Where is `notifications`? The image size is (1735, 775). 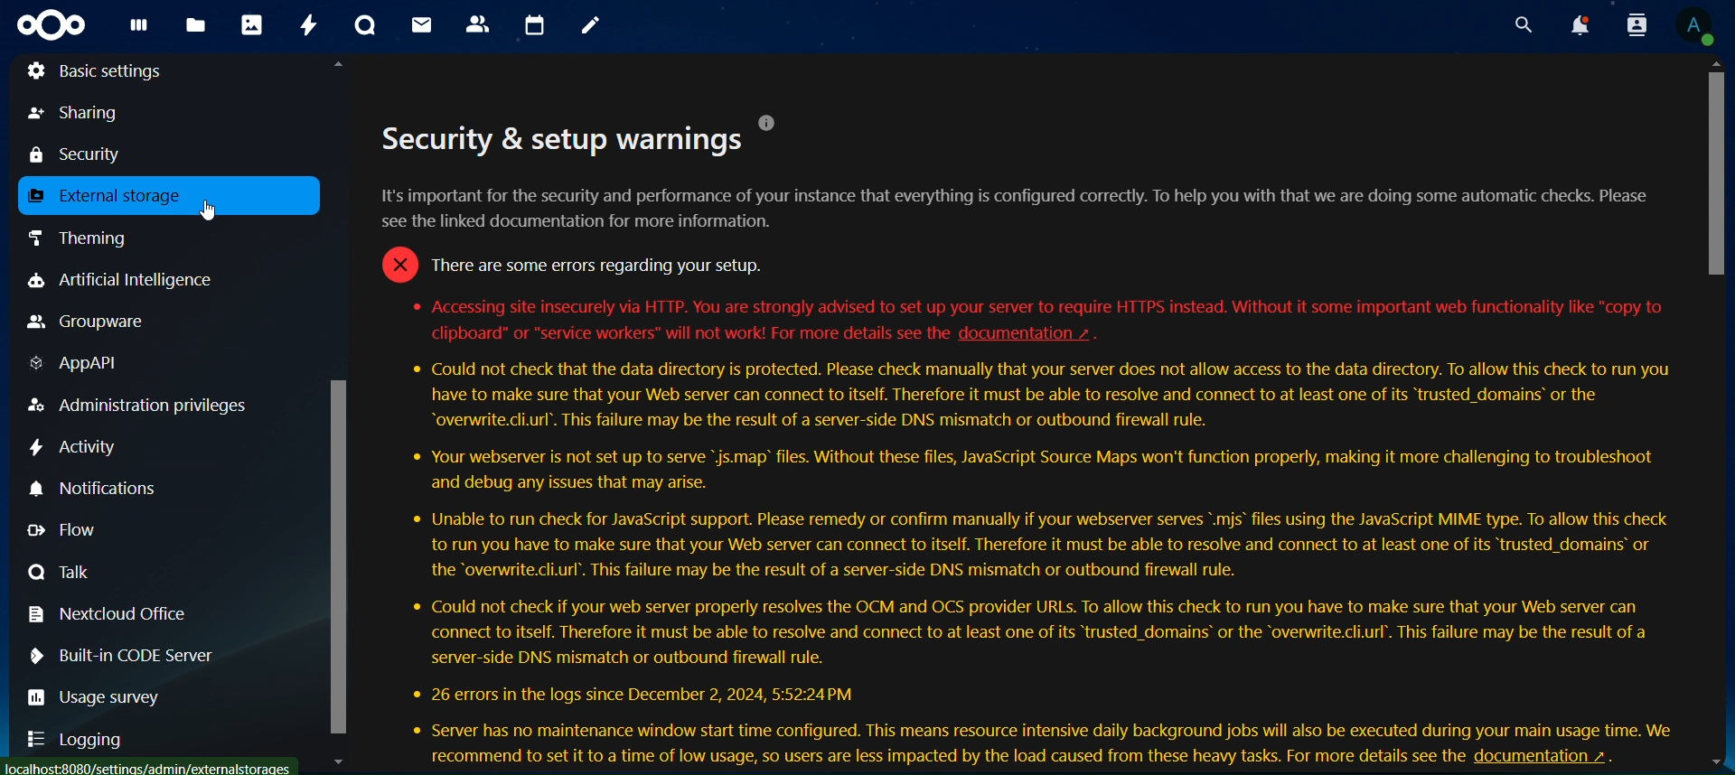 notifications is located at coordinates (1581, 24).